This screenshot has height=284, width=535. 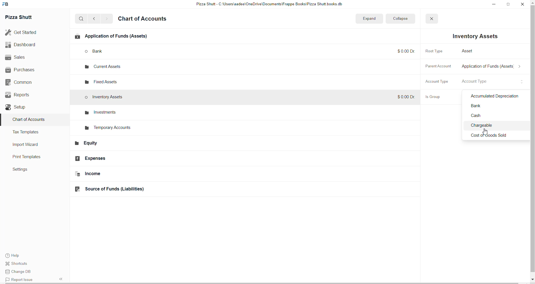 I want to click on close , so click(x=434, y=19).